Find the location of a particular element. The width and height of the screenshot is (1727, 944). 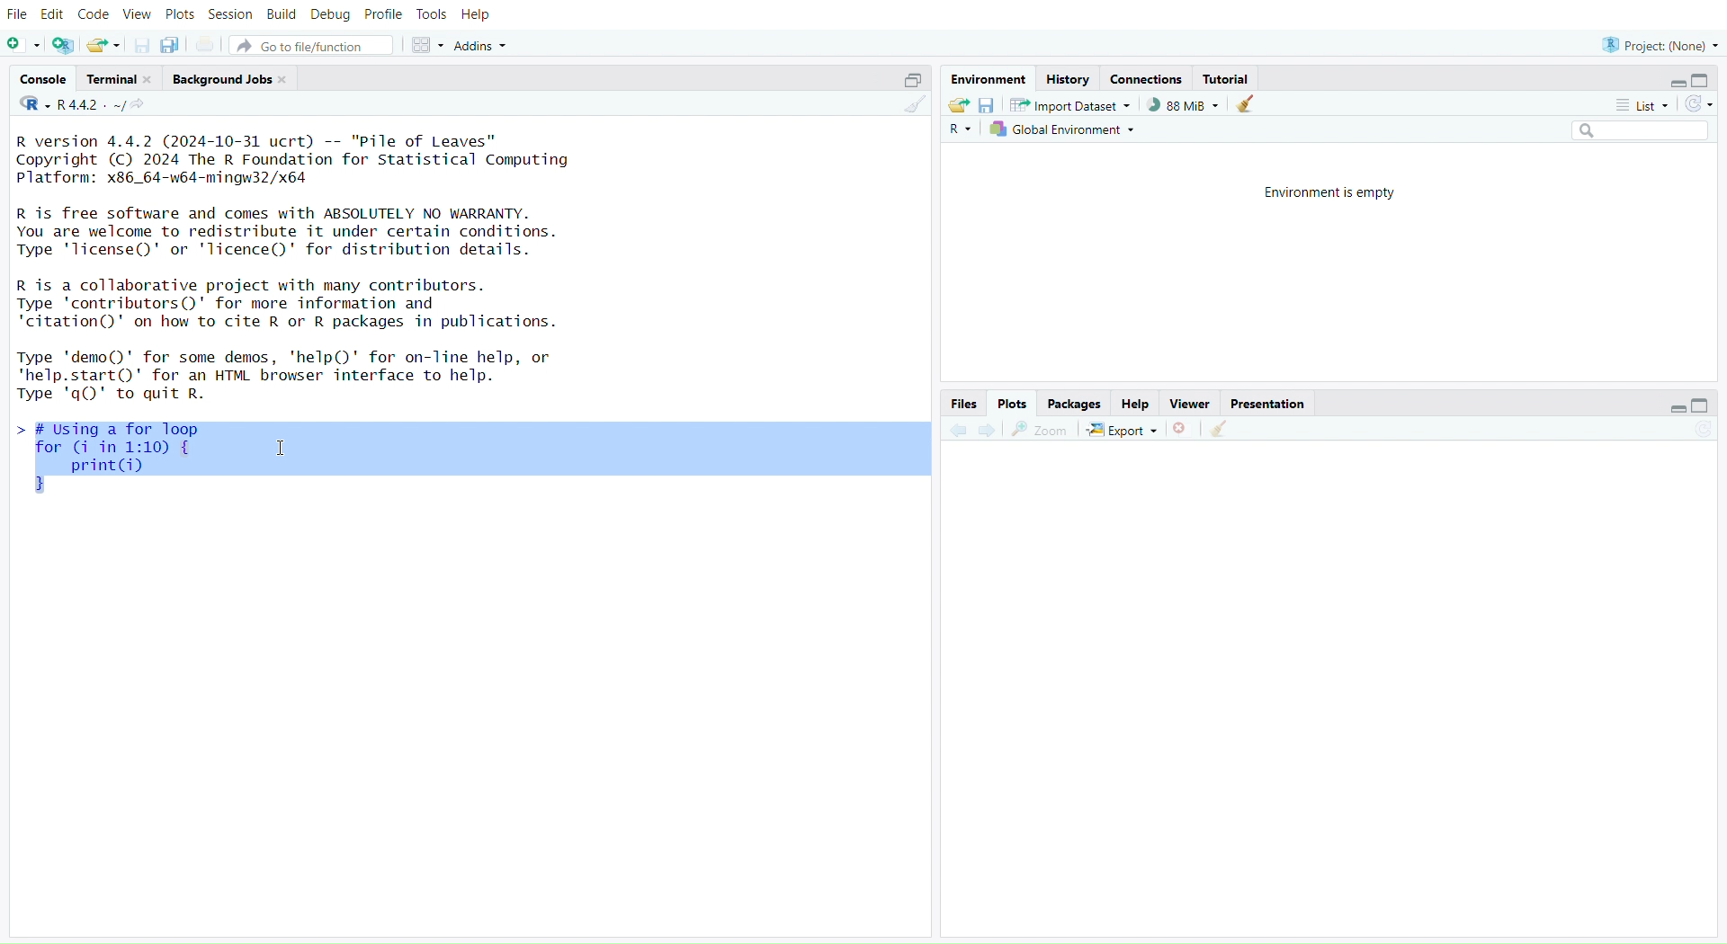

collapse is located at coordinates (1699, 406).